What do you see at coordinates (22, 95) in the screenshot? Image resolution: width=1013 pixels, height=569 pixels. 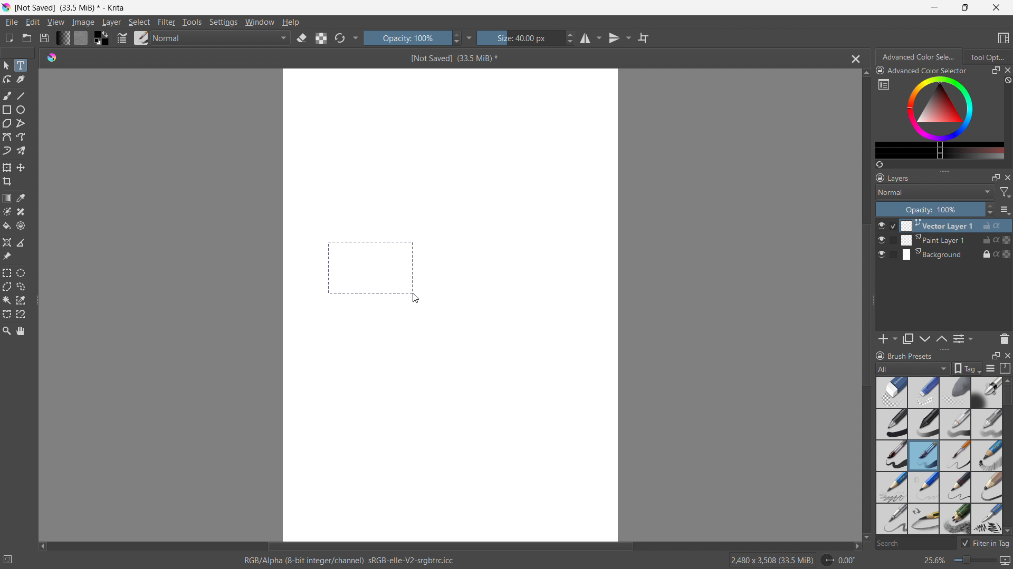 I see `line tool` at bounding box center [22, 95].